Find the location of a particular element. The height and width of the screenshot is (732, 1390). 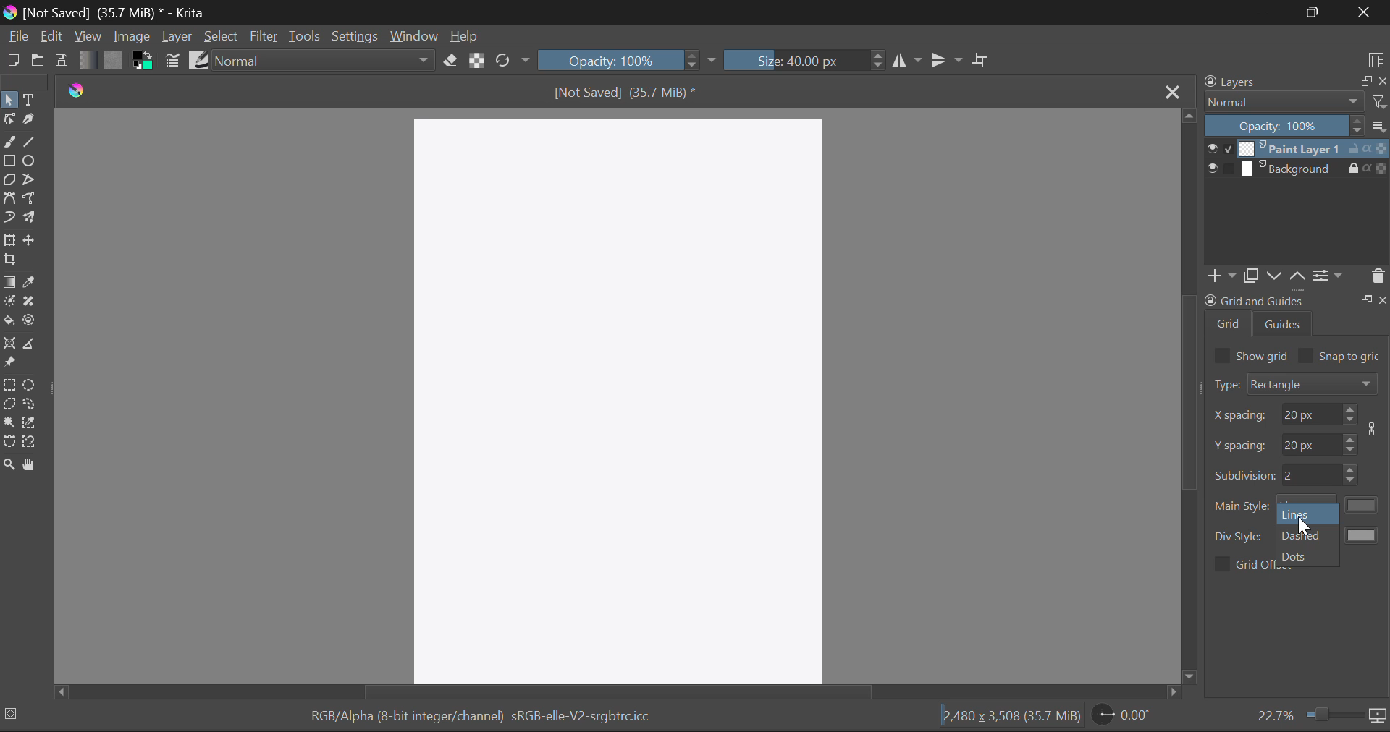

grid is located at coordinates (1229, 323).